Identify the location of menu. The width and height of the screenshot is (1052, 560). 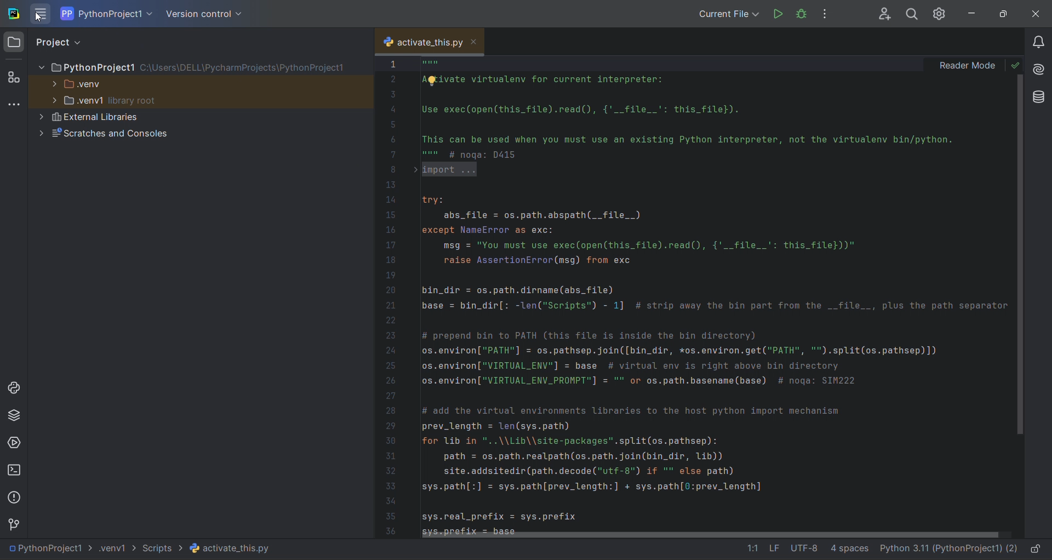
(42, 14).